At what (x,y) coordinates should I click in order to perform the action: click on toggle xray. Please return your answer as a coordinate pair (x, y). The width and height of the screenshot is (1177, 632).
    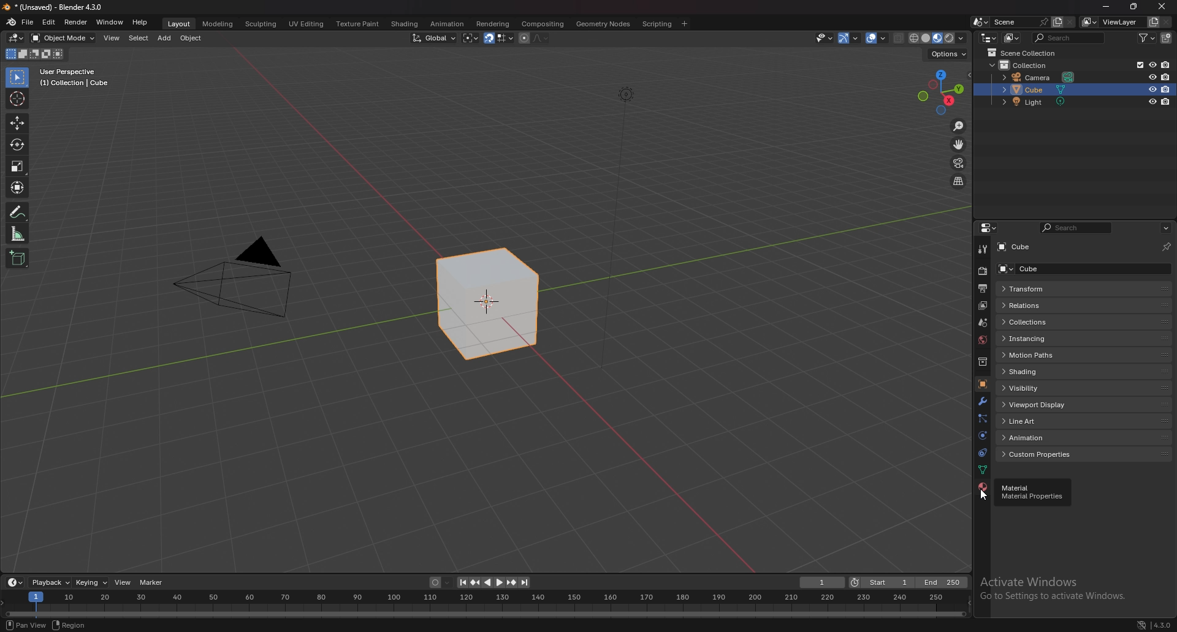
    Looking at the image, I should click on (899, 38).